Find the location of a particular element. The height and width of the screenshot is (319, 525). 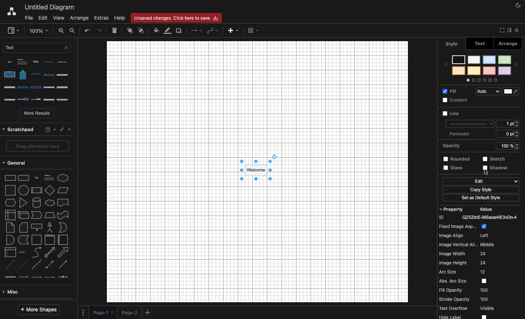

shape is located at coordinates (38, 188).